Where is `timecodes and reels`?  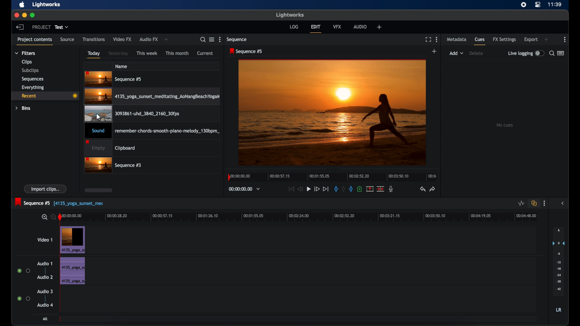 timecodes and reels is located at coordinates (246, 189).